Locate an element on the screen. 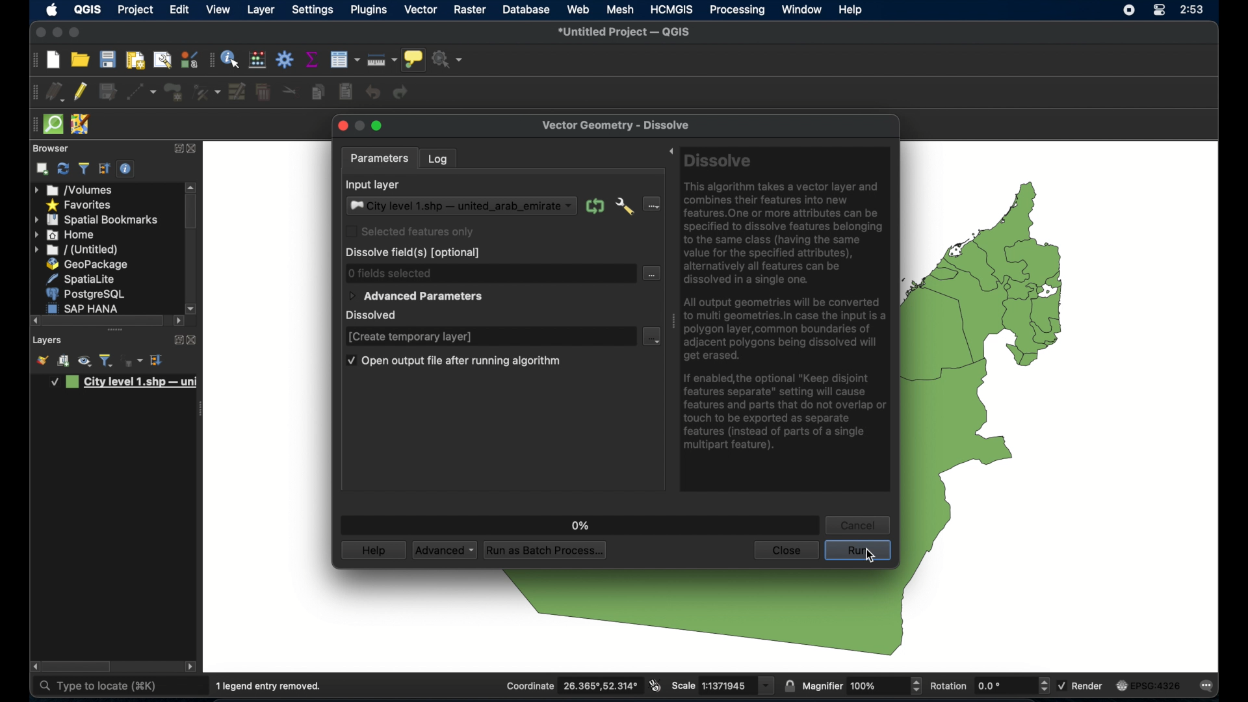 The width and height of the screenshot is (1248, 702). advanced parameters is located at coordinates (415, 296).